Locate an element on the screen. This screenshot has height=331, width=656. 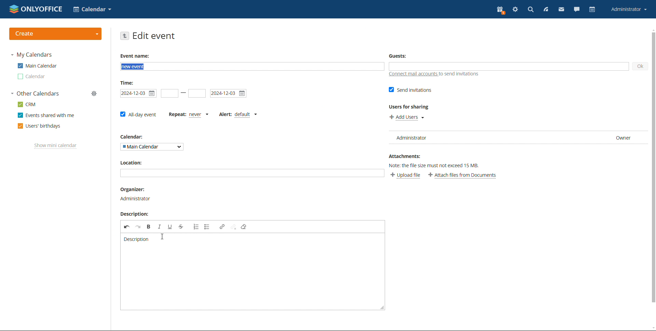
Organizer: is located at coordinates (133, 189).